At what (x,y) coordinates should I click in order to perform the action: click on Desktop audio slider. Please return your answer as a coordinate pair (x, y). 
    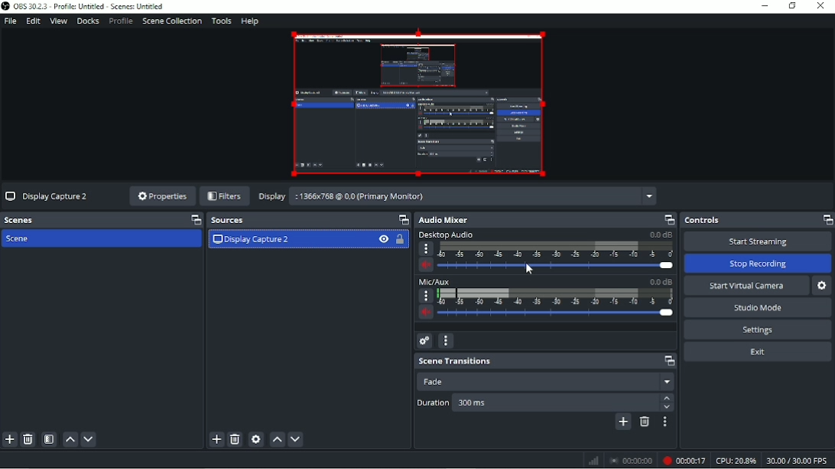
    Looking at the image, I should click on (546, 253).